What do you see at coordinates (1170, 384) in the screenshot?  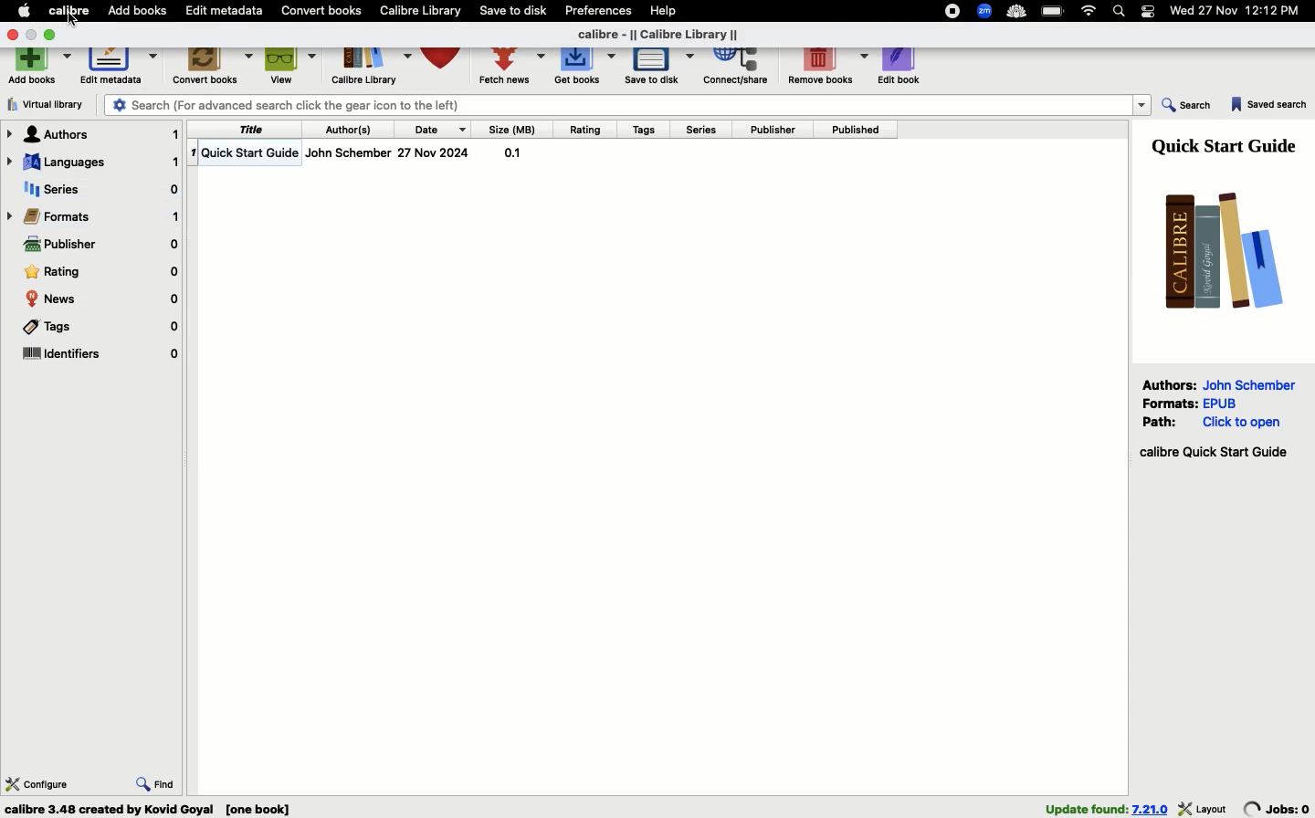 I see `Authors` at bounding box center [1170, 384].